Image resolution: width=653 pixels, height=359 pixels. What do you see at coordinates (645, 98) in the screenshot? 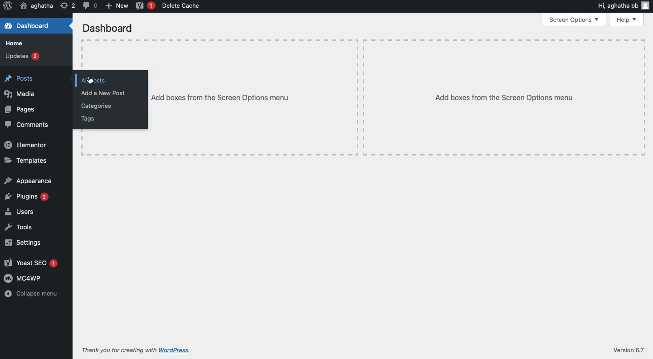
I see `Table line` at bounding box center [645, 98].